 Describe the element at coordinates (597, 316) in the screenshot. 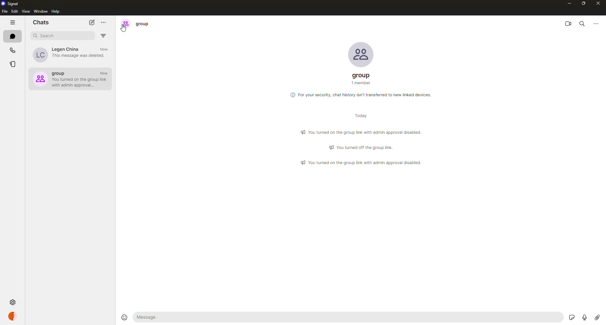

I see `attach` at that location.